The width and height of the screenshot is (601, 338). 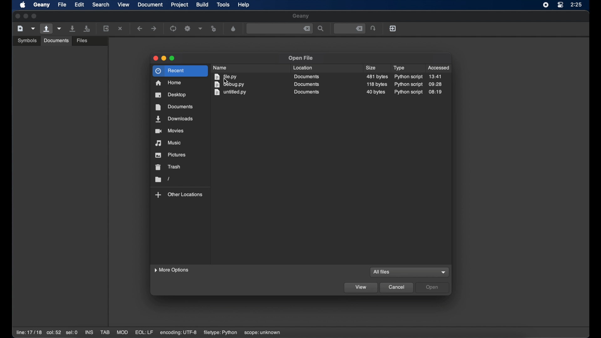 I want to click on name, so click(x=220, y=68).